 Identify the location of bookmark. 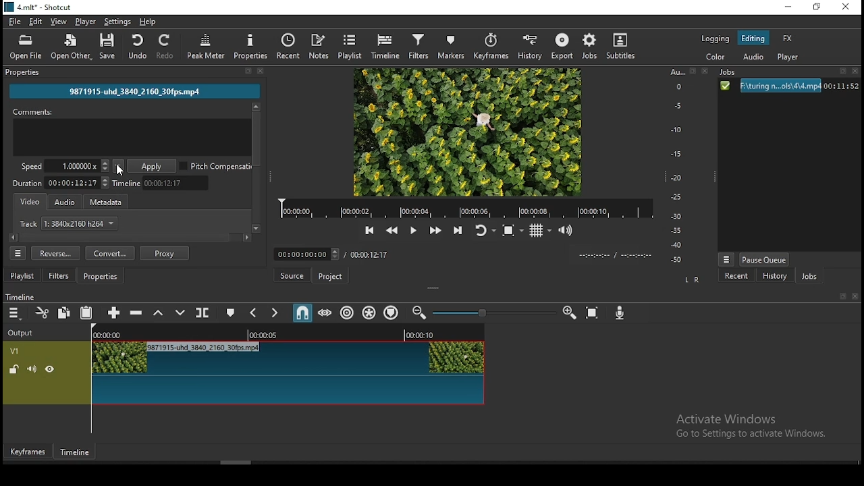
(840, 296).